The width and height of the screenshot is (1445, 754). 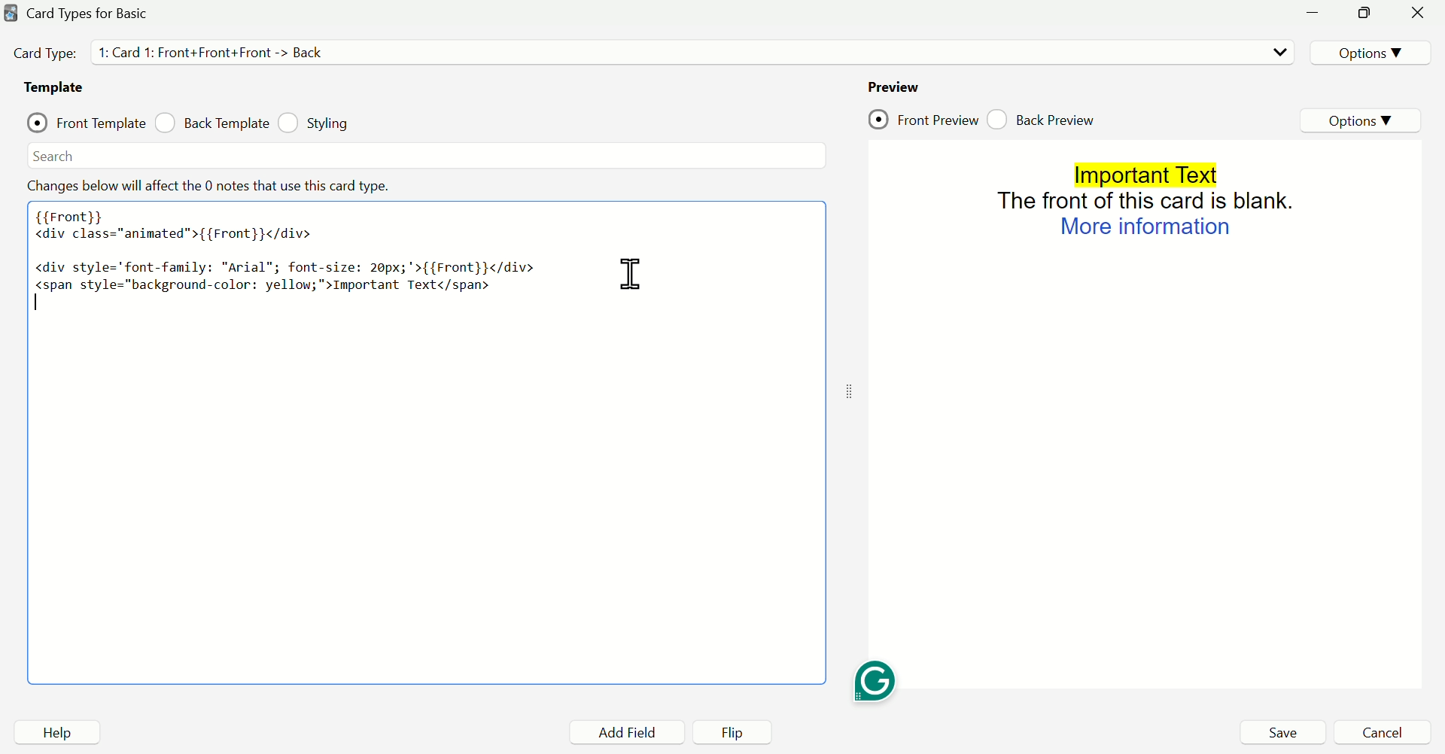 I want to click on Preview, so click(x=895, y=87).